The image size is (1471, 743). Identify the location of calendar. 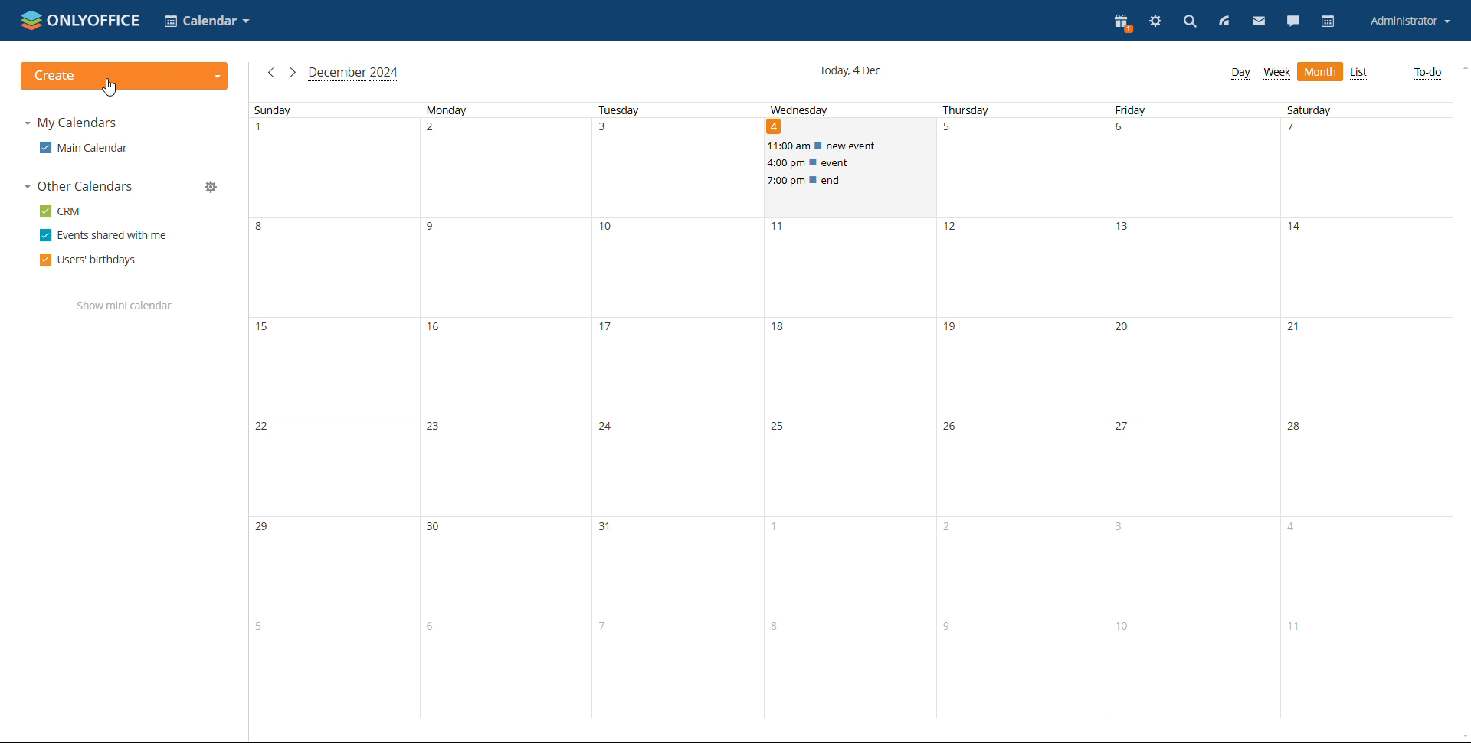
(1328, 22).